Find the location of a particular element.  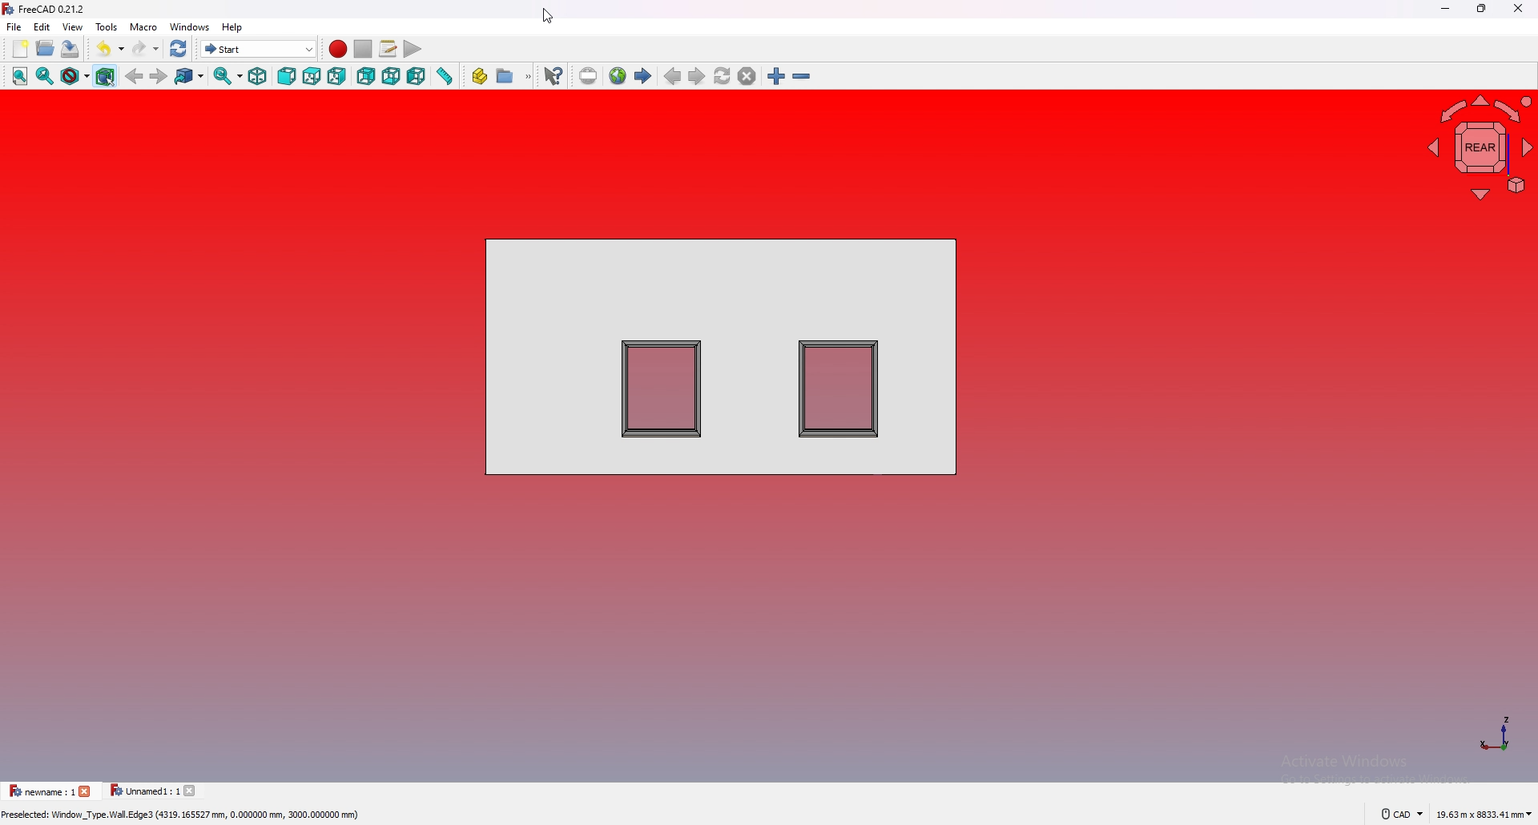

stop macro is located at coordinates (364, 50).